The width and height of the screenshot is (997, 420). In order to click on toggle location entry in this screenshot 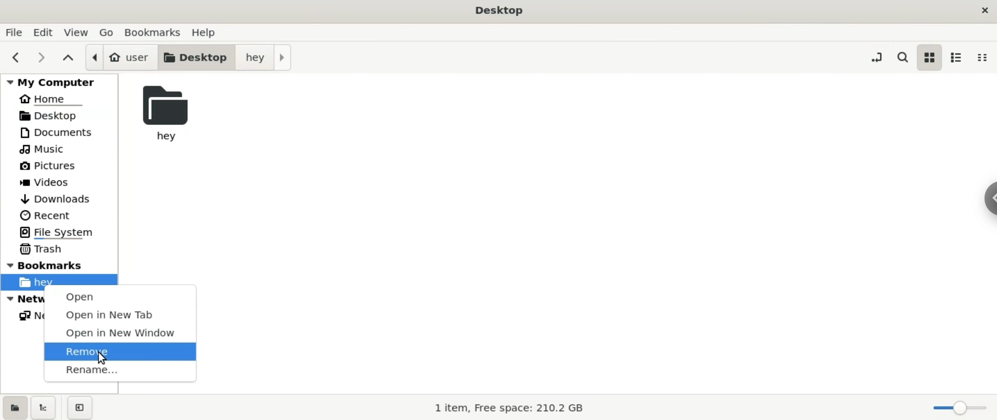, I will do `click(876, 58)`.